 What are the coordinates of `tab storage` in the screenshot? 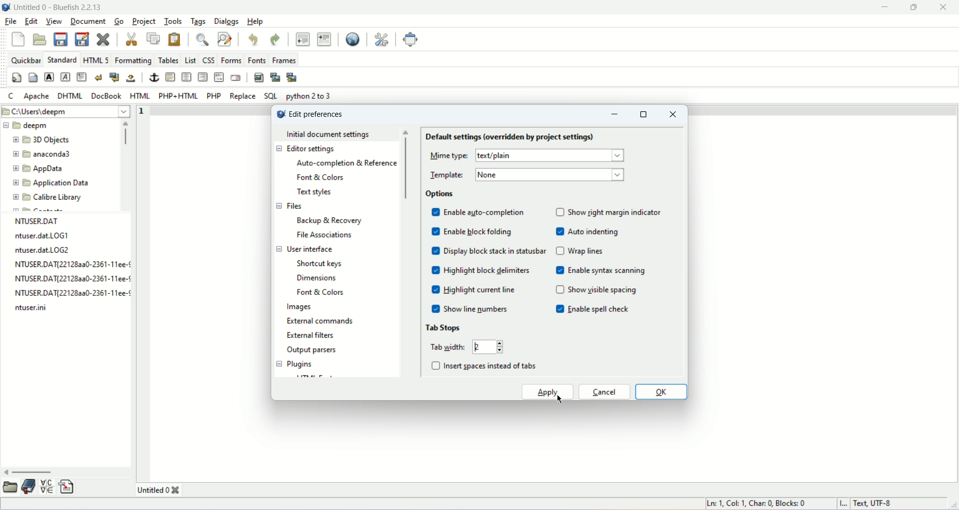 It's located at (444, 327).